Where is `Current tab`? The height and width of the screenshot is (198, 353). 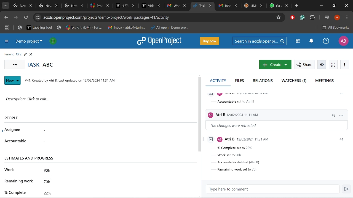 Current tab is located at coordinates (198, 6).